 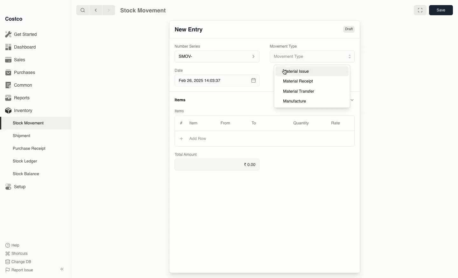 I want to click on Movement Type, so click(x=284, y=46).